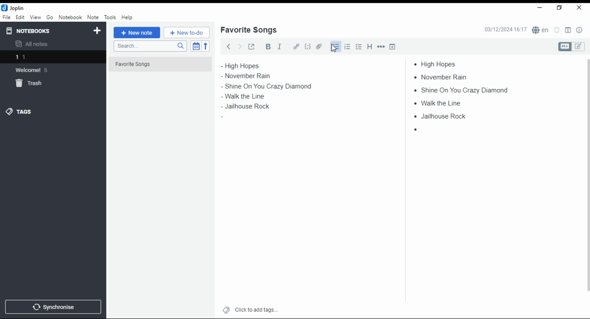 The height and width of the screenshot is (319, 590). What do you see at coordinates (439, 102) in the screenshot?
I see `walk ta line` at bounding box center [439, 102].